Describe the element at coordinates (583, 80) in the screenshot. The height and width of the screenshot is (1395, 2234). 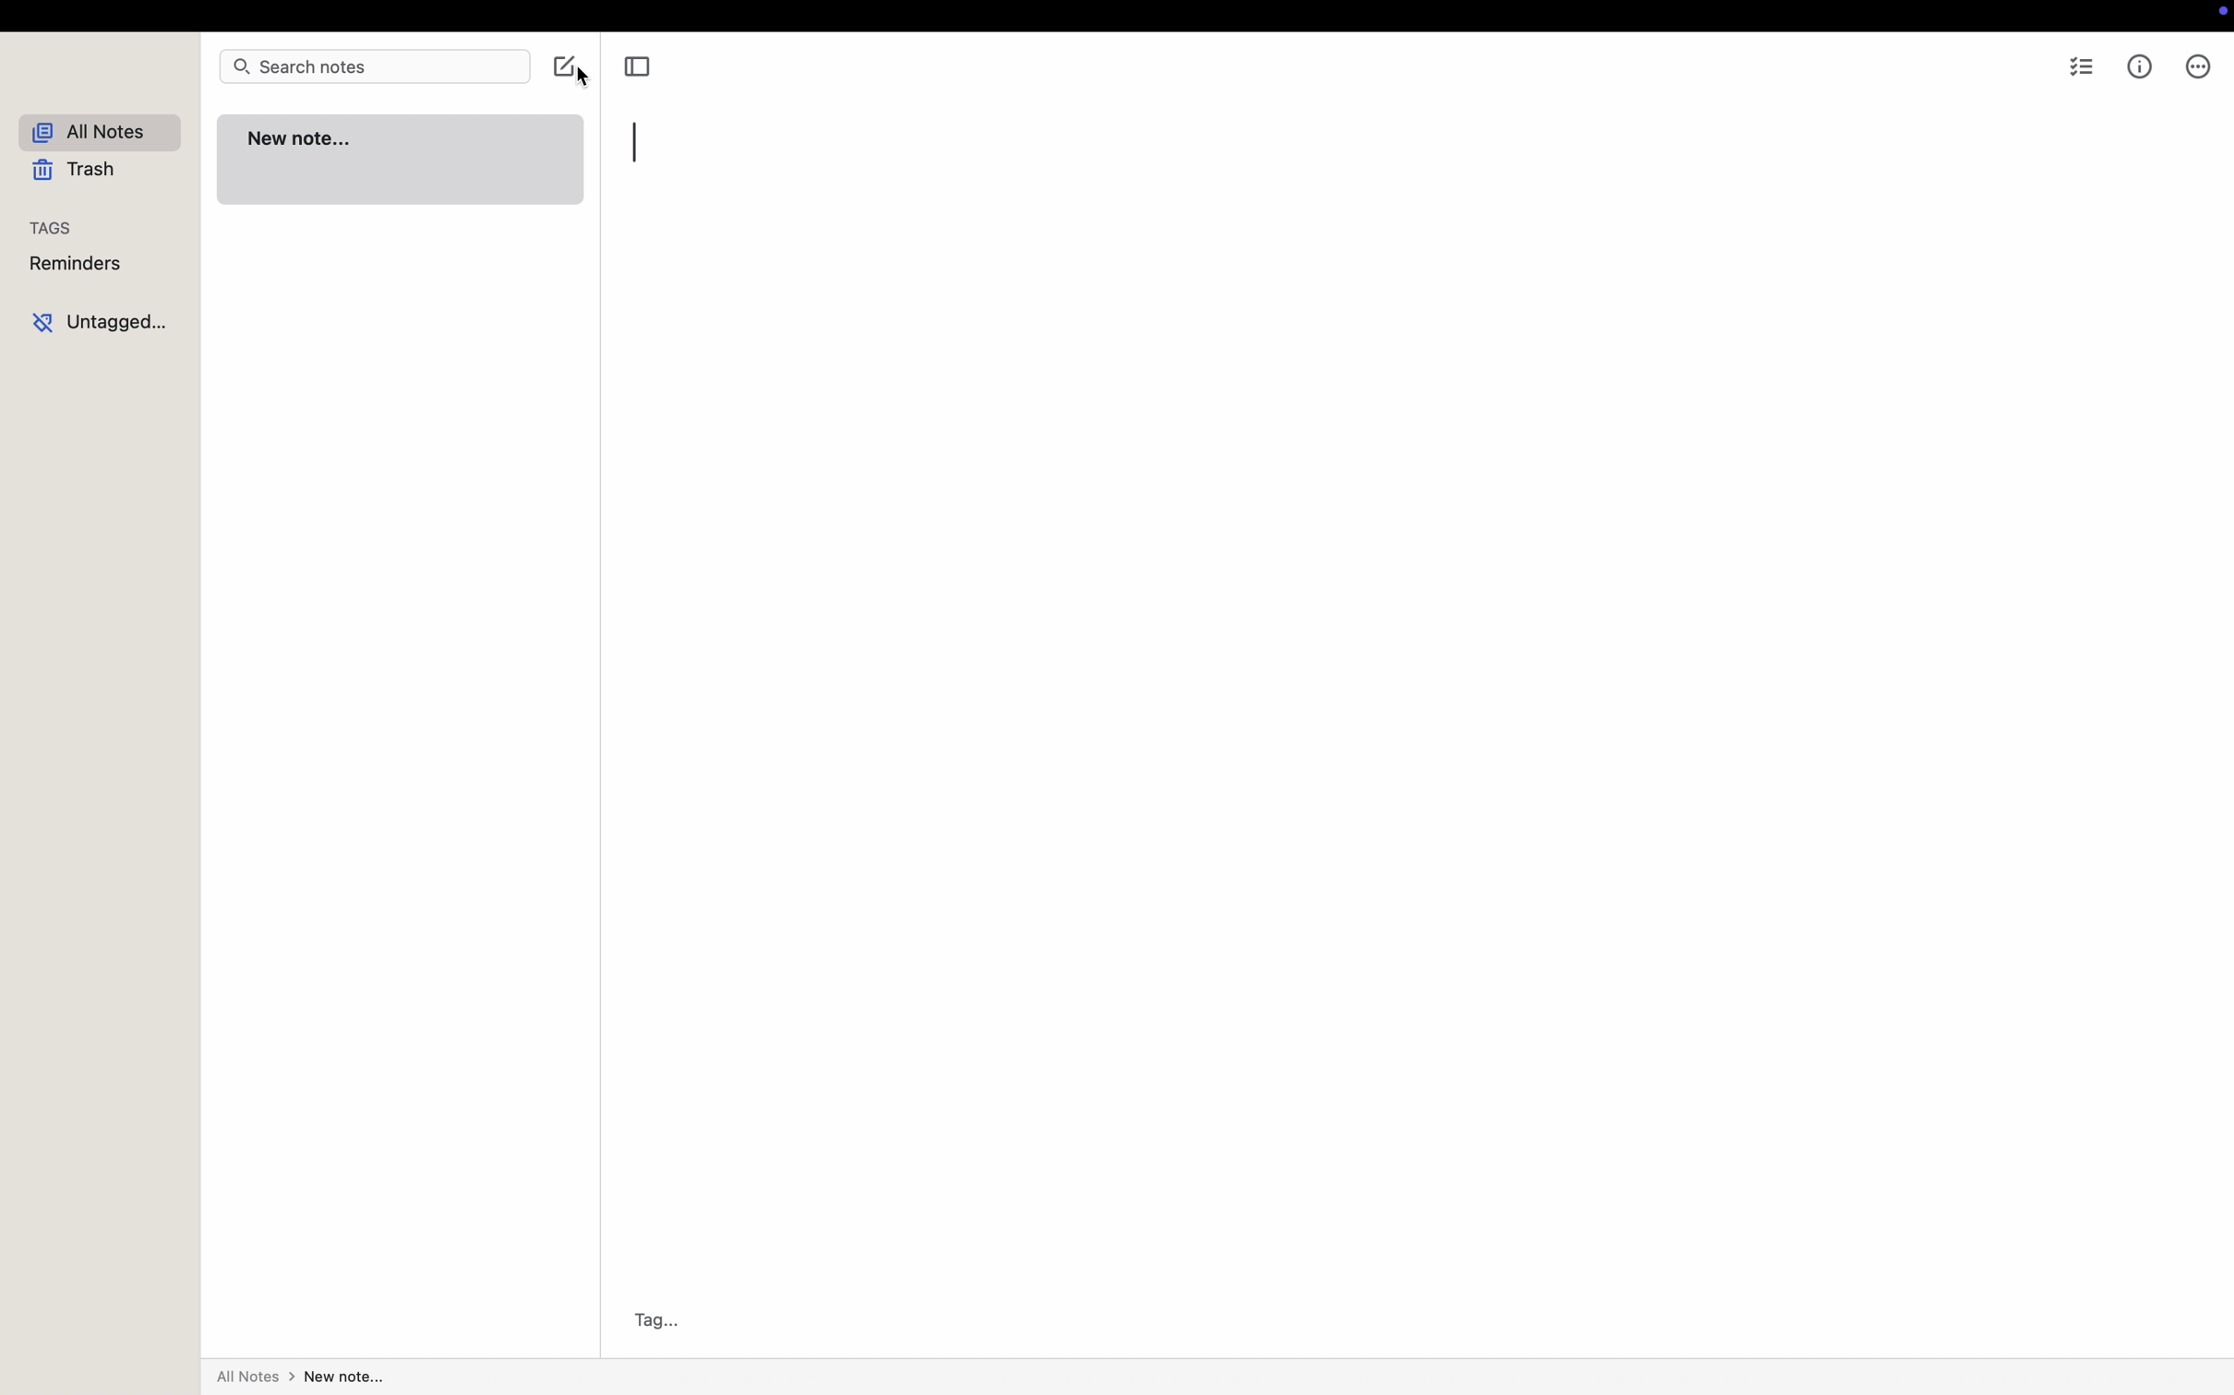
I see `cursor` at that location.